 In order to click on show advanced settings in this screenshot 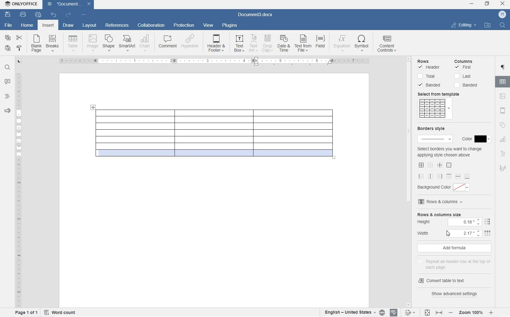, I will do `click(455, 295)`.